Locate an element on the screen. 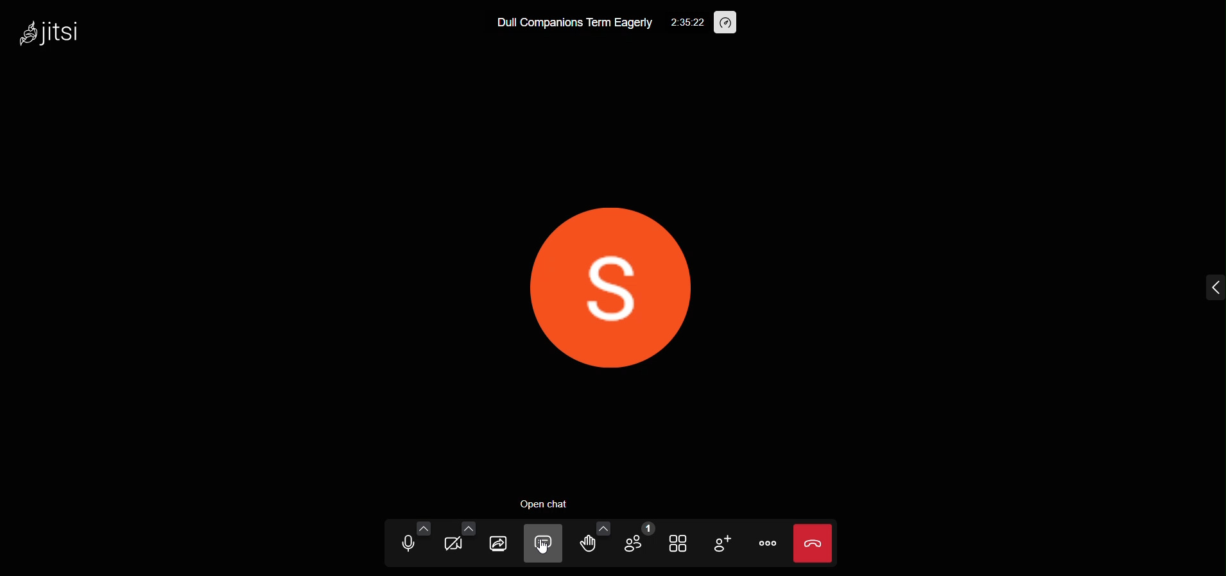 Image resolution: width=1226 pixels, height=576 pixels. display picture is located at coordinates (600, 284).